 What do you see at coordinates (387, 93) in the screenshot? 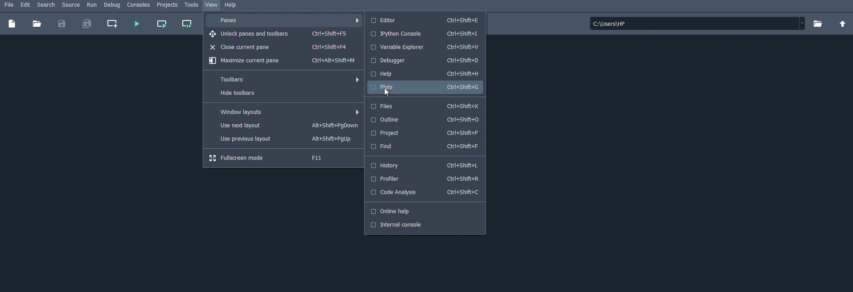
I see `Cursor` at bounding box center [387, 93].